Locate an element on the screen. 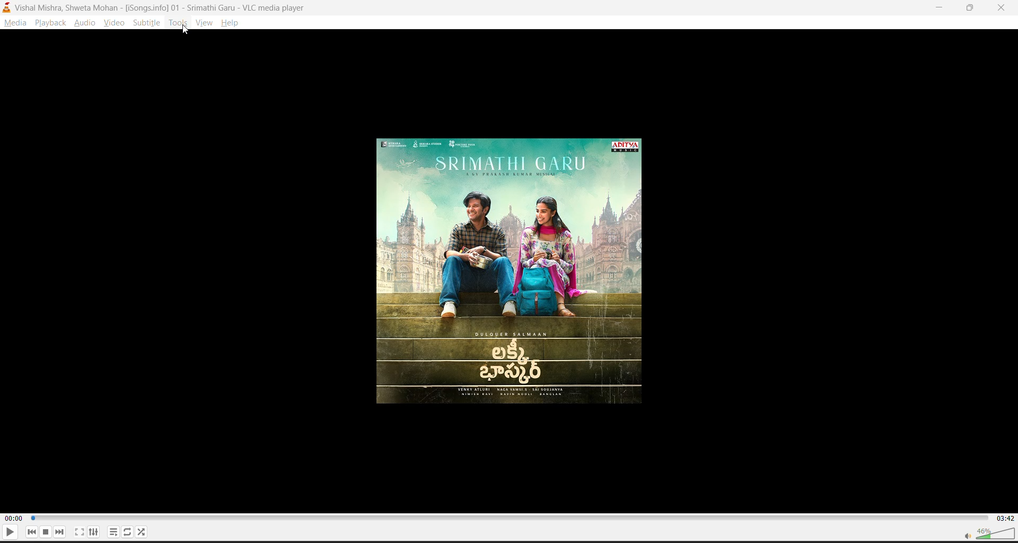 The width and height of the screenshot is (1018, 543). minimize is located at coordinates (940, 8).